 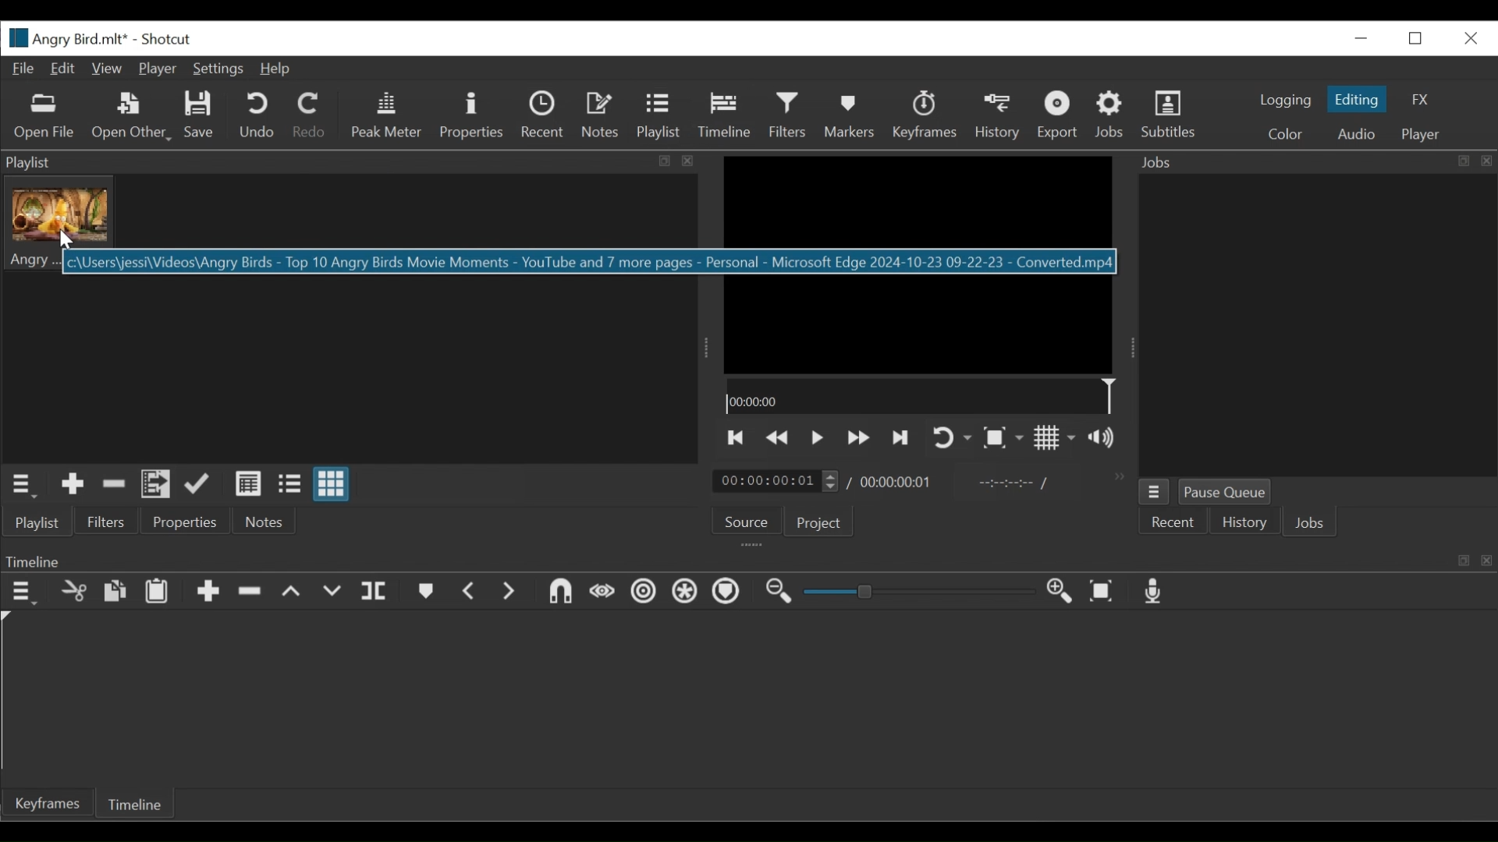 I want to click on Zoom timeline out , so click(x=784, y=591).